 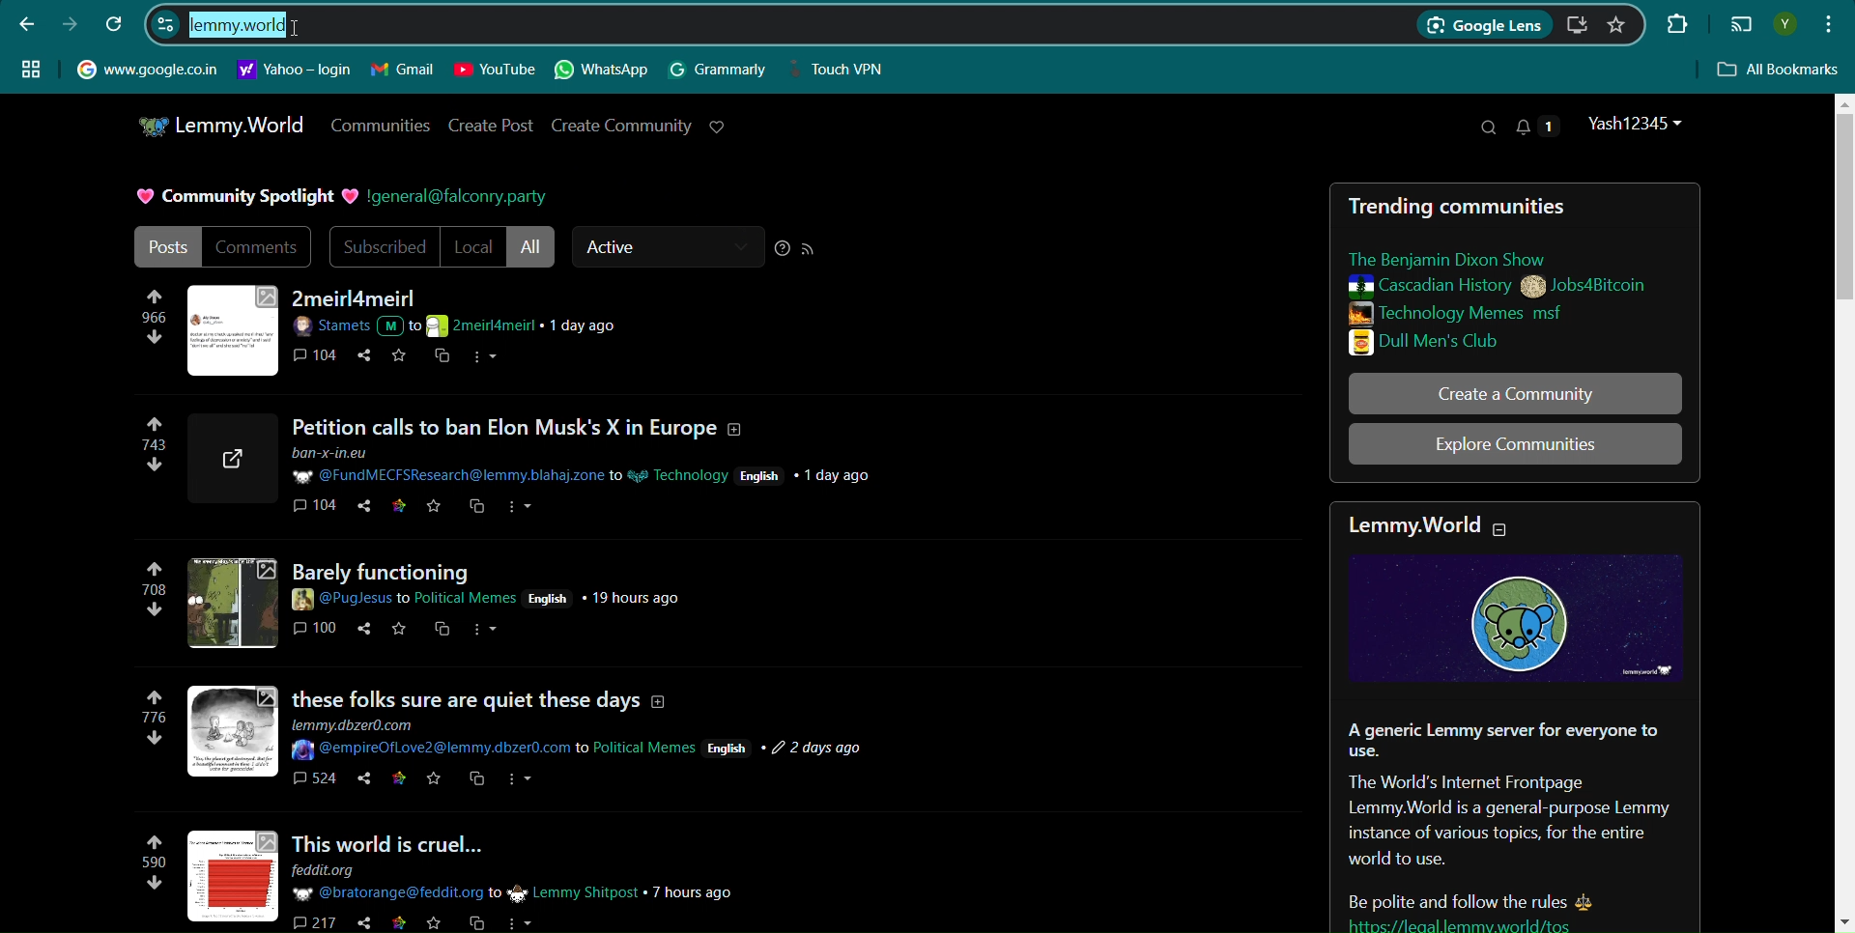 I want to click on The Benjamin Dixon Show, so click(x=1469, y=259).